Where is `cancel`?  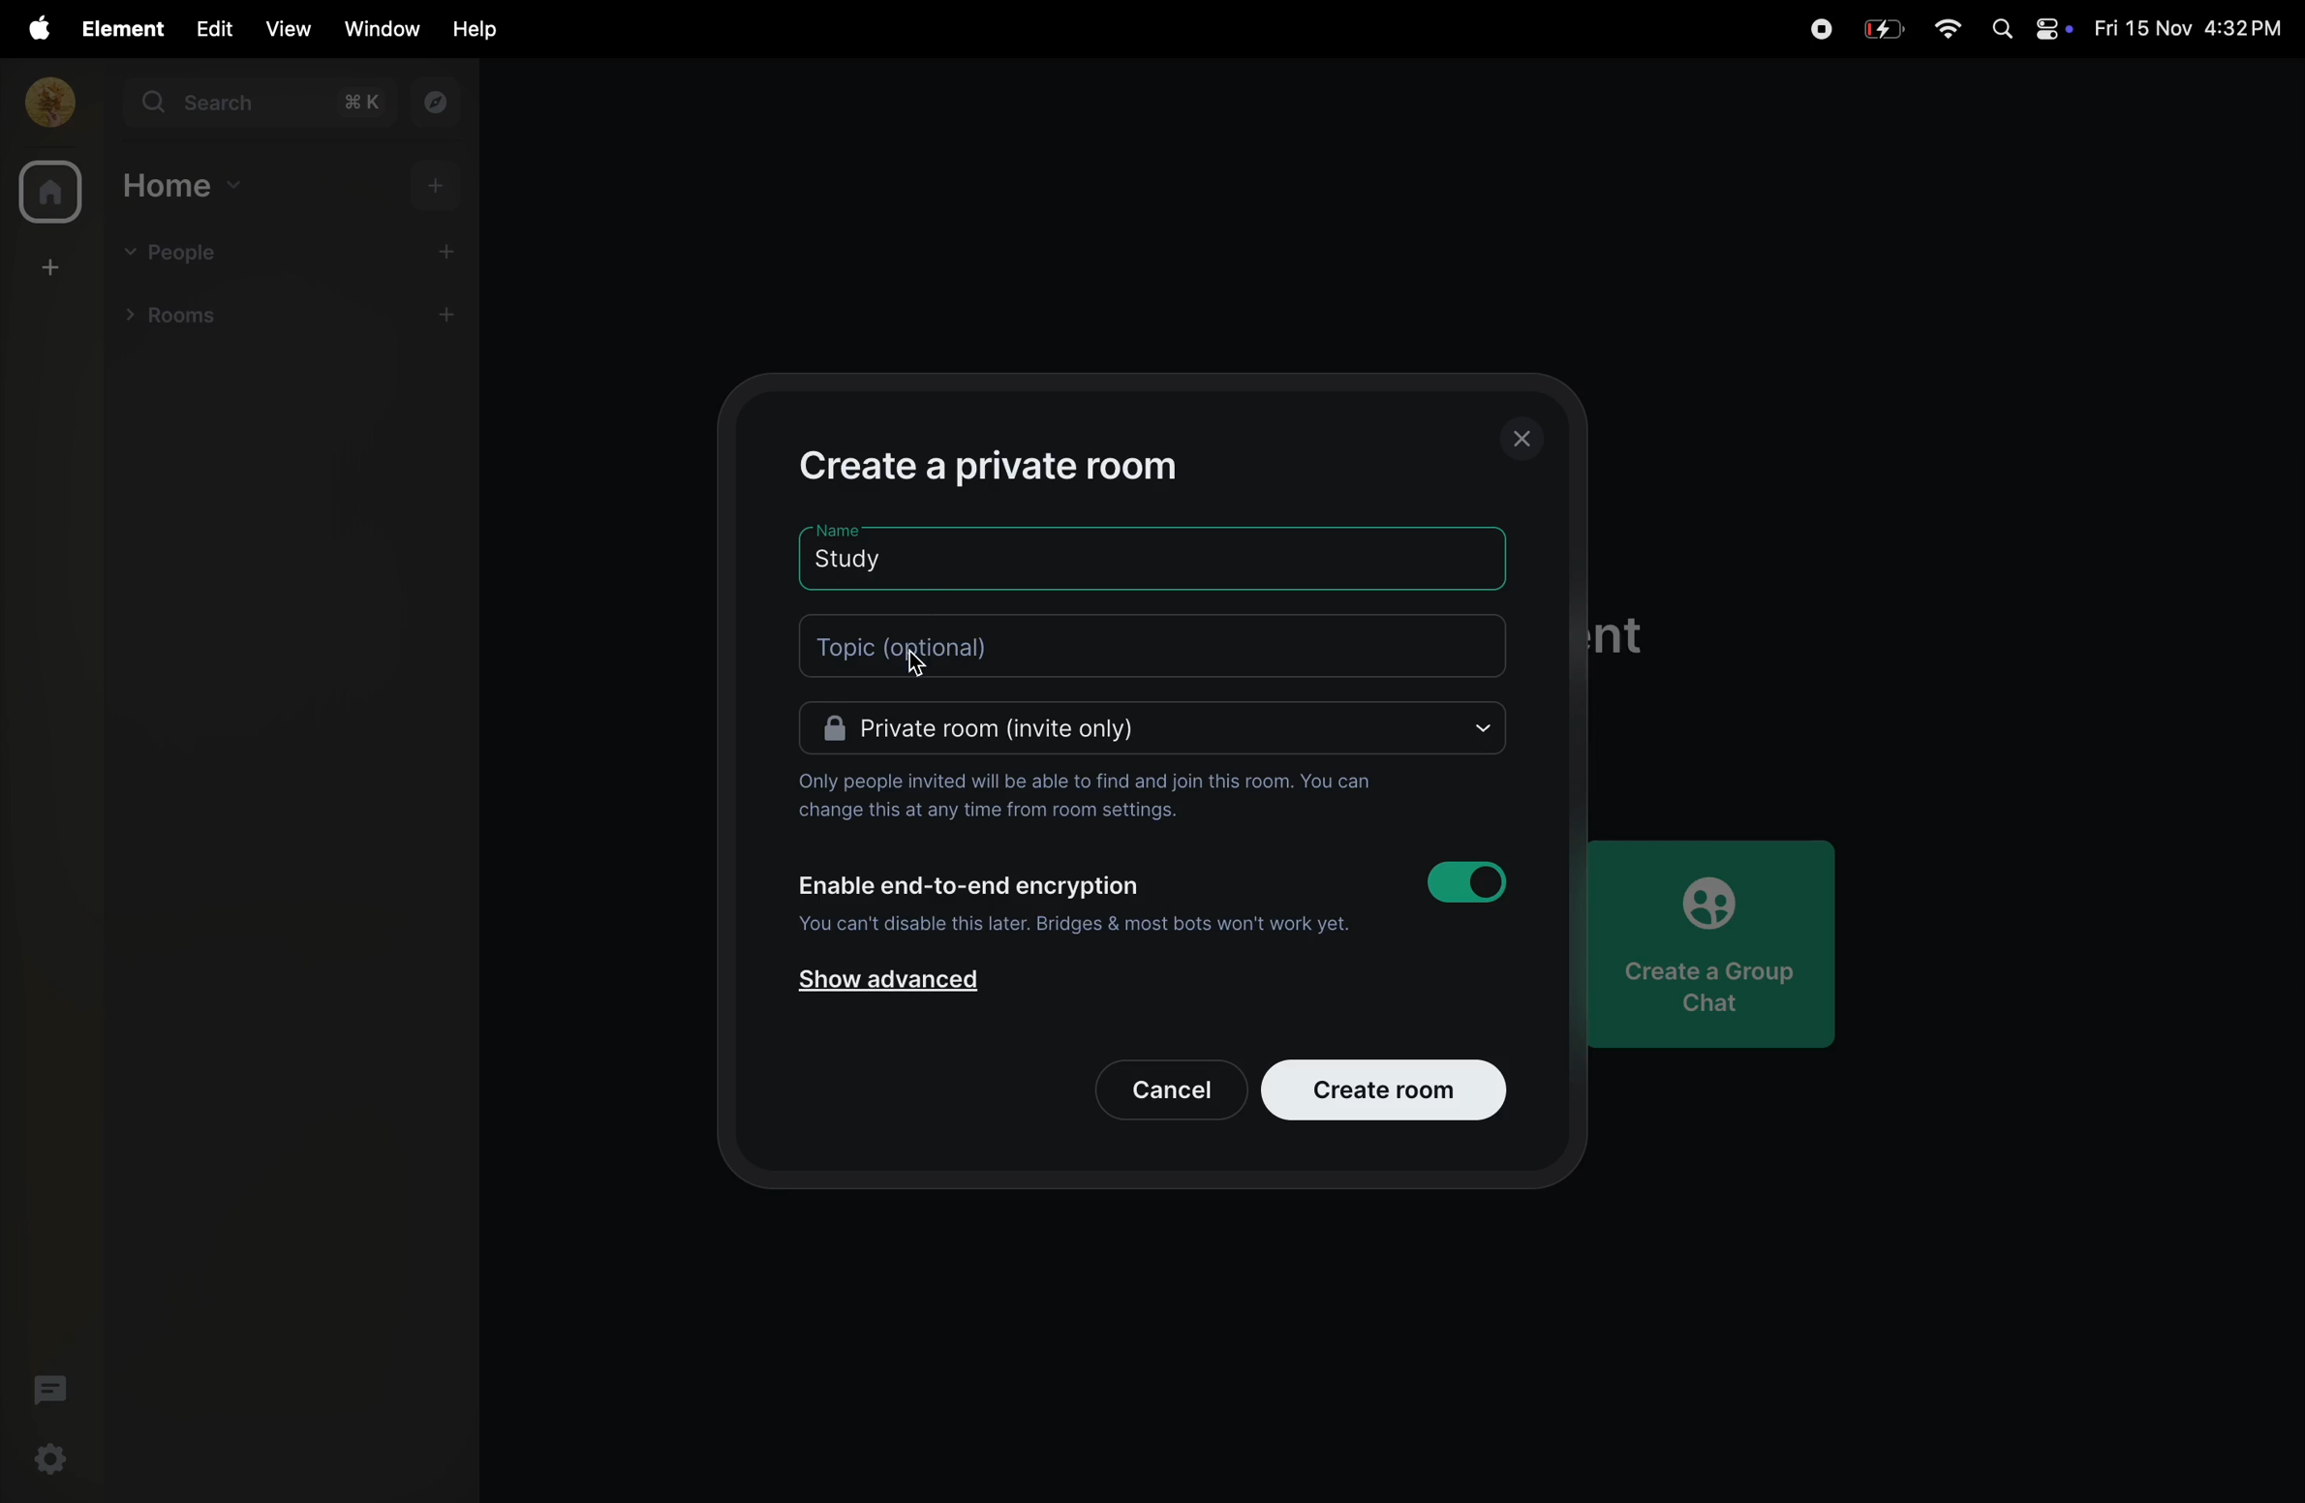 cancel is located at coordinates (1155, 1085).